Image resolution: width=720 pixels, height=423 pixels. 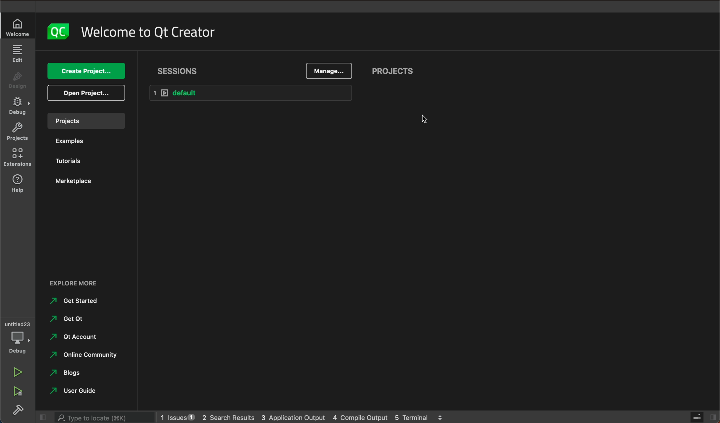 I want to click on projects, so click(x=88, y=122).